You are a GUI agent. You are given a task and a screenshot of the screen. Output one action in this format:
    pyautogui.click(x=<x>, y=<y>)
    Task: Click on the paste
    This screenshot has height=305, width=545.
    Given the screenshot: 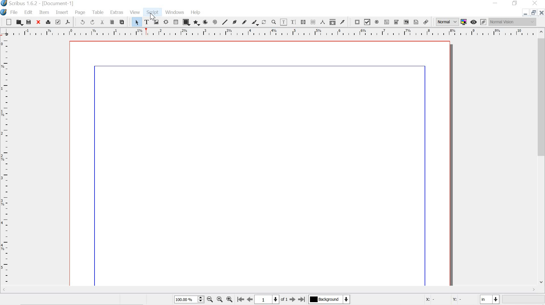 What is the action you would take?
    pyautogui.click(x=122, y=22)
    